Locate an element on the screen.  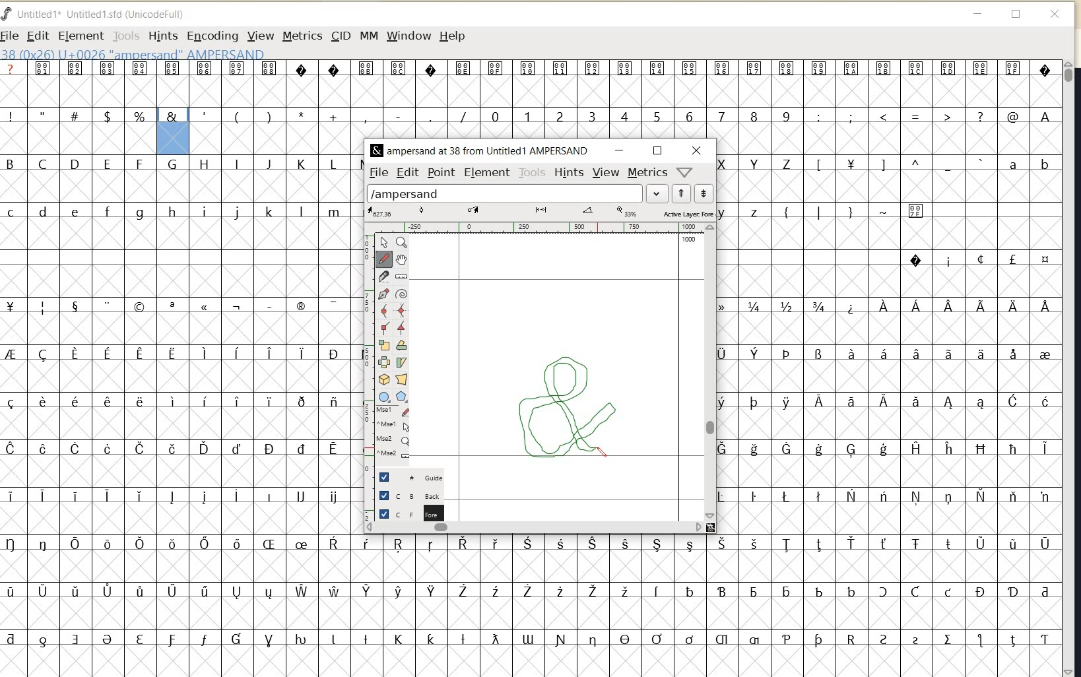
MM is located at coordinates (368, 35).